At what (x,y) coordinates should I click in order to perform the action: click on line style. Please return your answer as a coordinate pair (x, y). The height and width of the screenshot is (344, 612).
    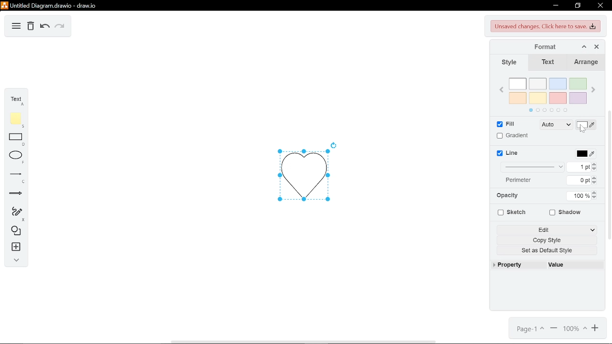
    Looking at the image, I should click on (534, 167).